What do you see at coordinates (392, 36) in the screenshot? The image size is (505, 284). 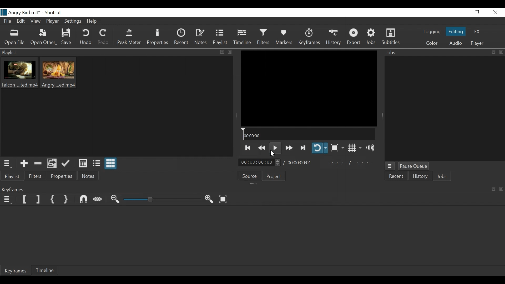 I see `Subtitles` at bounding box center [392, 36].